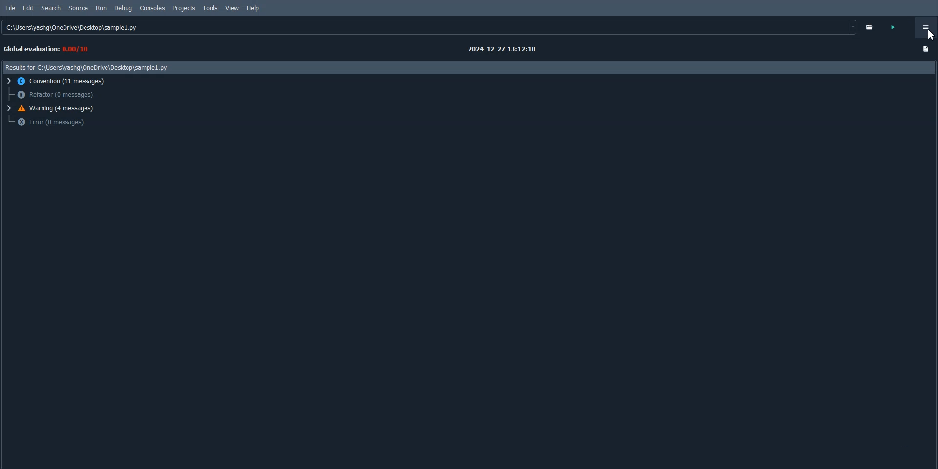 This screenshot has width=938, height=469. I want to click on 2024-12-27 13:12:10, so click(495, 50).